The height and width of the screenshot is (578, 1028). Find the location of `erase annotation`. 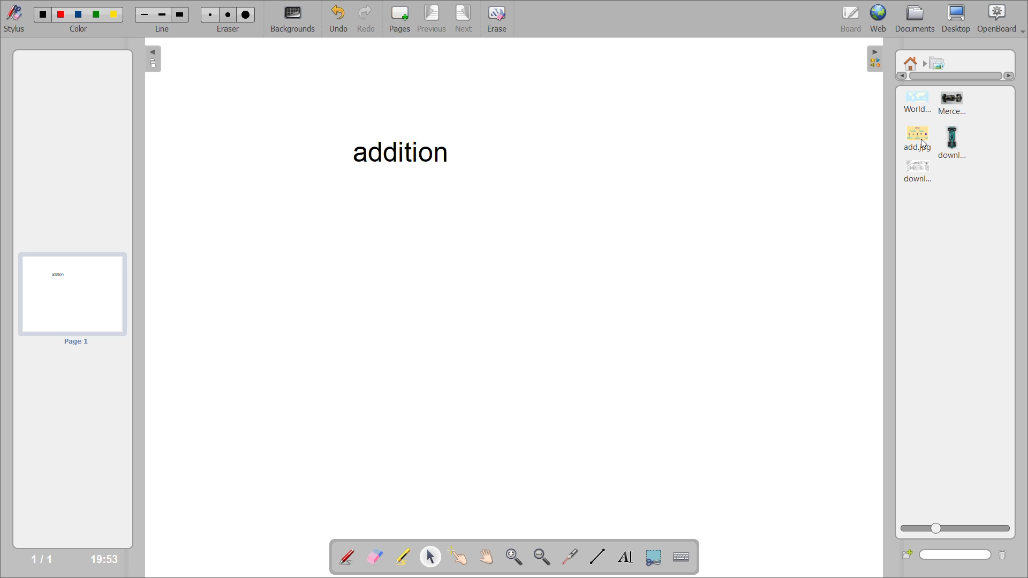

erase annotation is located at coordinates (376, 557).